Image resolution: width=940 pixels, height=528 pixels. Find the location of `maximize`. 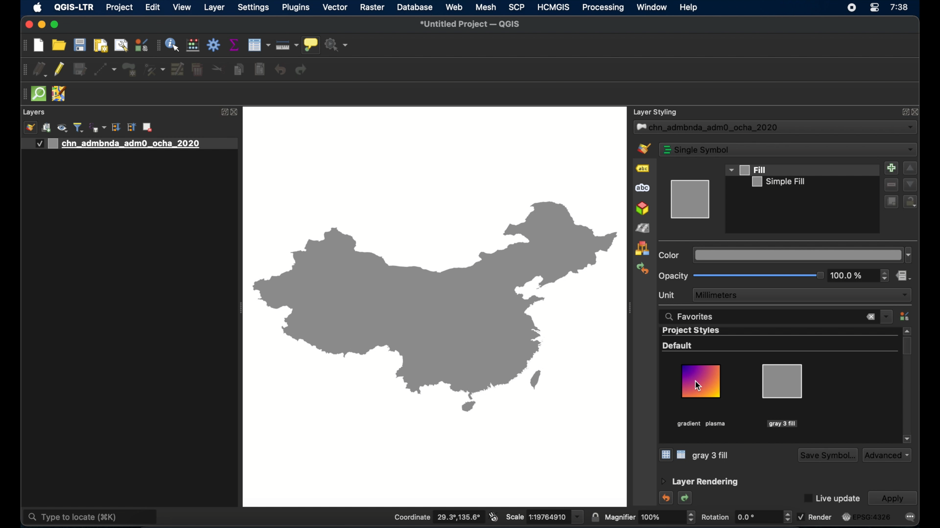

maximize is located at coordinates (55, 25).